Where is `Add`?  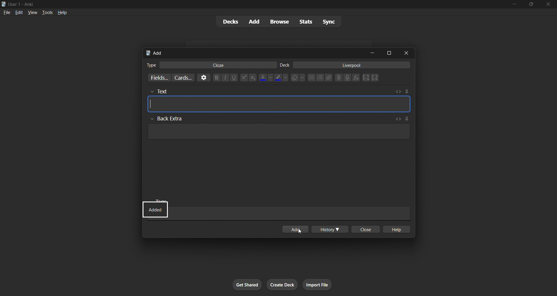
Add is located at coordinates (157, 53).